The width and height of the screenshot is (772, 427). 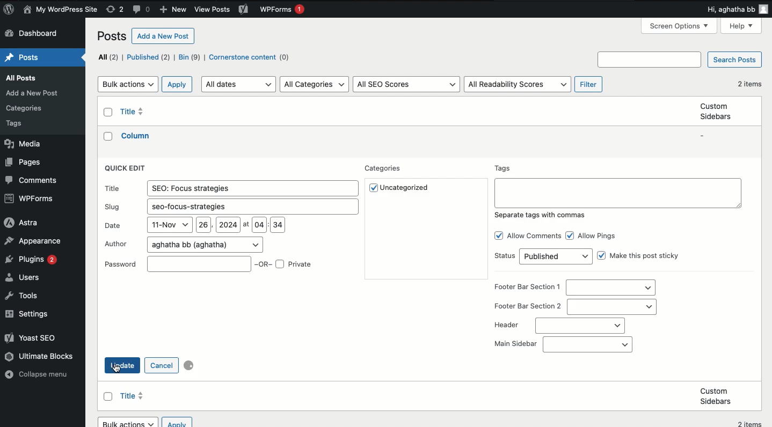 I want to click on Checkbox, so click(x=109, y=136).